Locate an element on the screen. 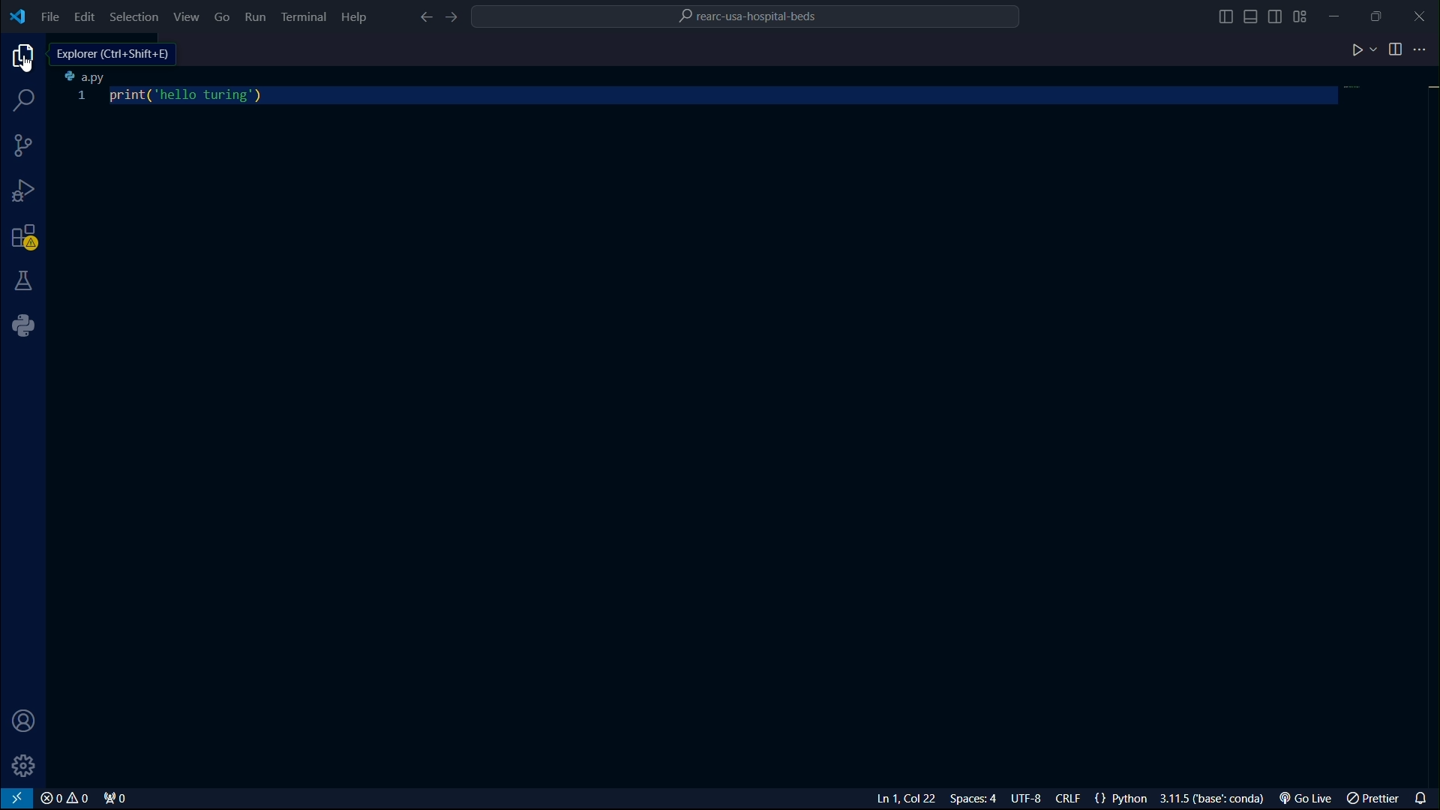 Image resolution: width=1440 pixels, height=810 pixels. explorer is located at coordinates (24, 58).